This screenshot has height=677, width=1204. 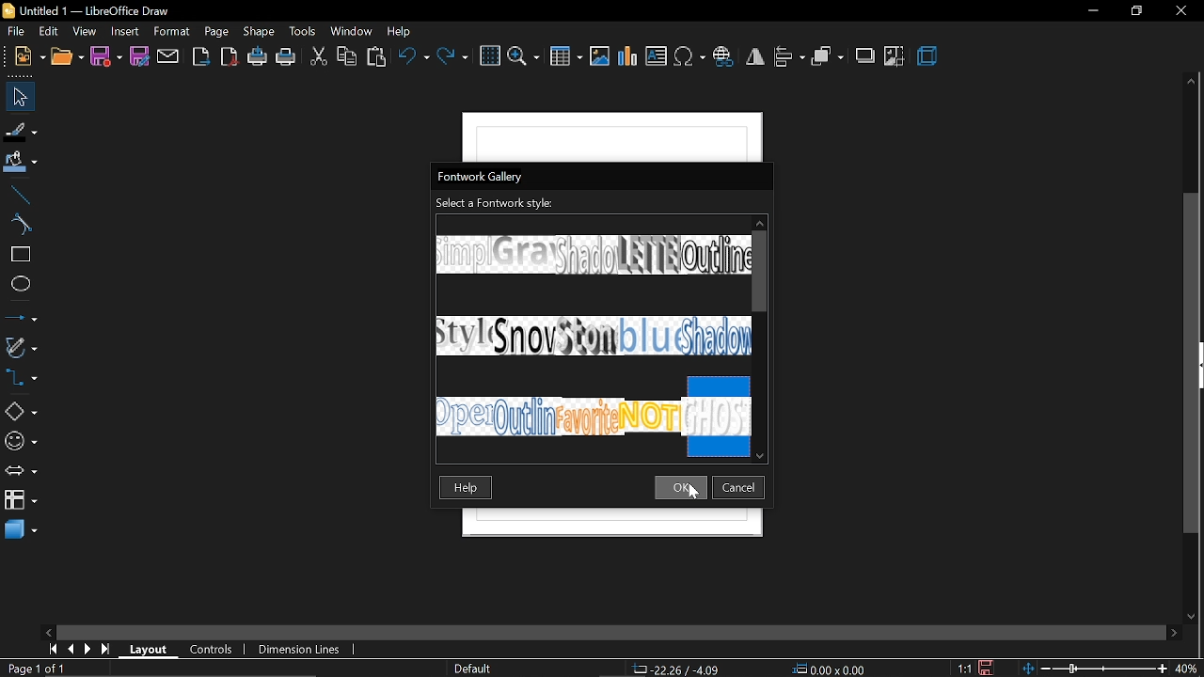 I want to click on ellipse, so click(x=19, y=284).